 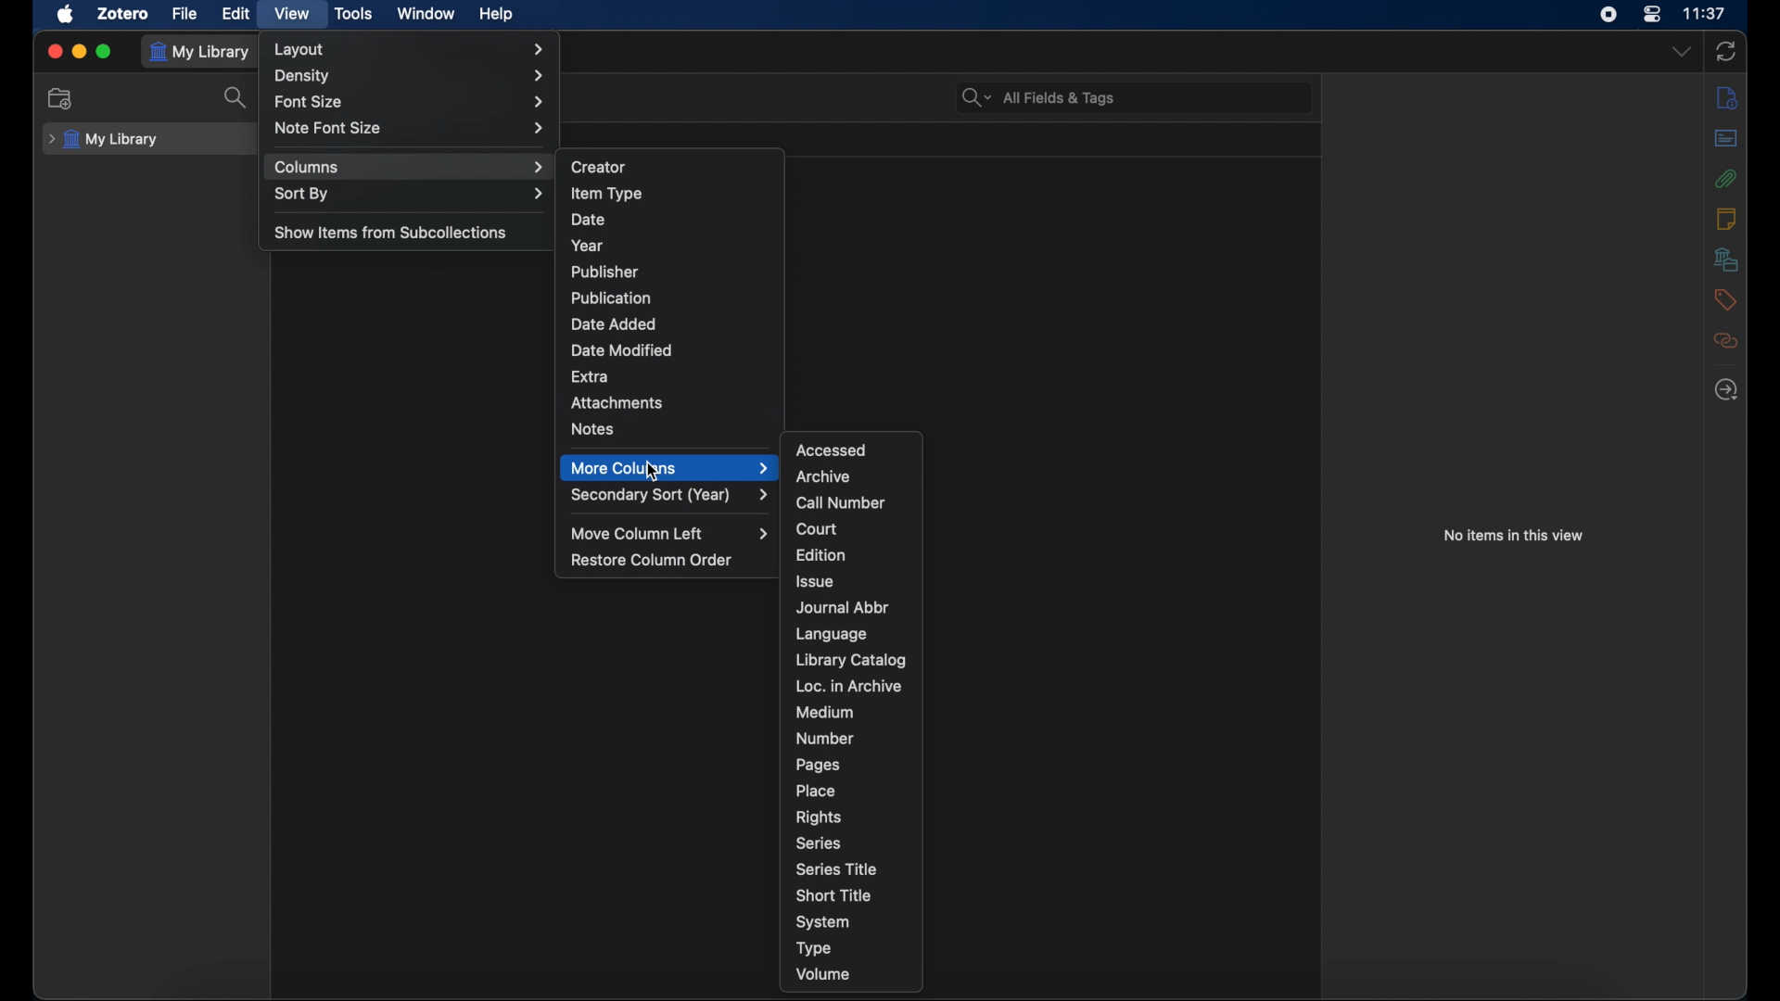 What do you see at coordinates (593, 428) in the screenshot?
I see `notes` at bounding box center [593, 428].